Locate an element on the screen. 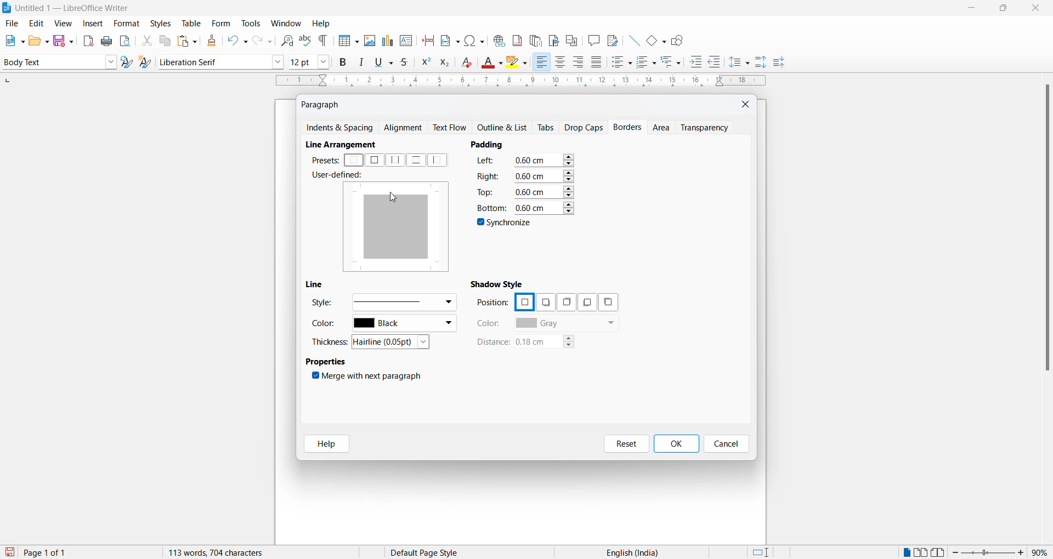  show draw functions is located at coordinates (680, 39).